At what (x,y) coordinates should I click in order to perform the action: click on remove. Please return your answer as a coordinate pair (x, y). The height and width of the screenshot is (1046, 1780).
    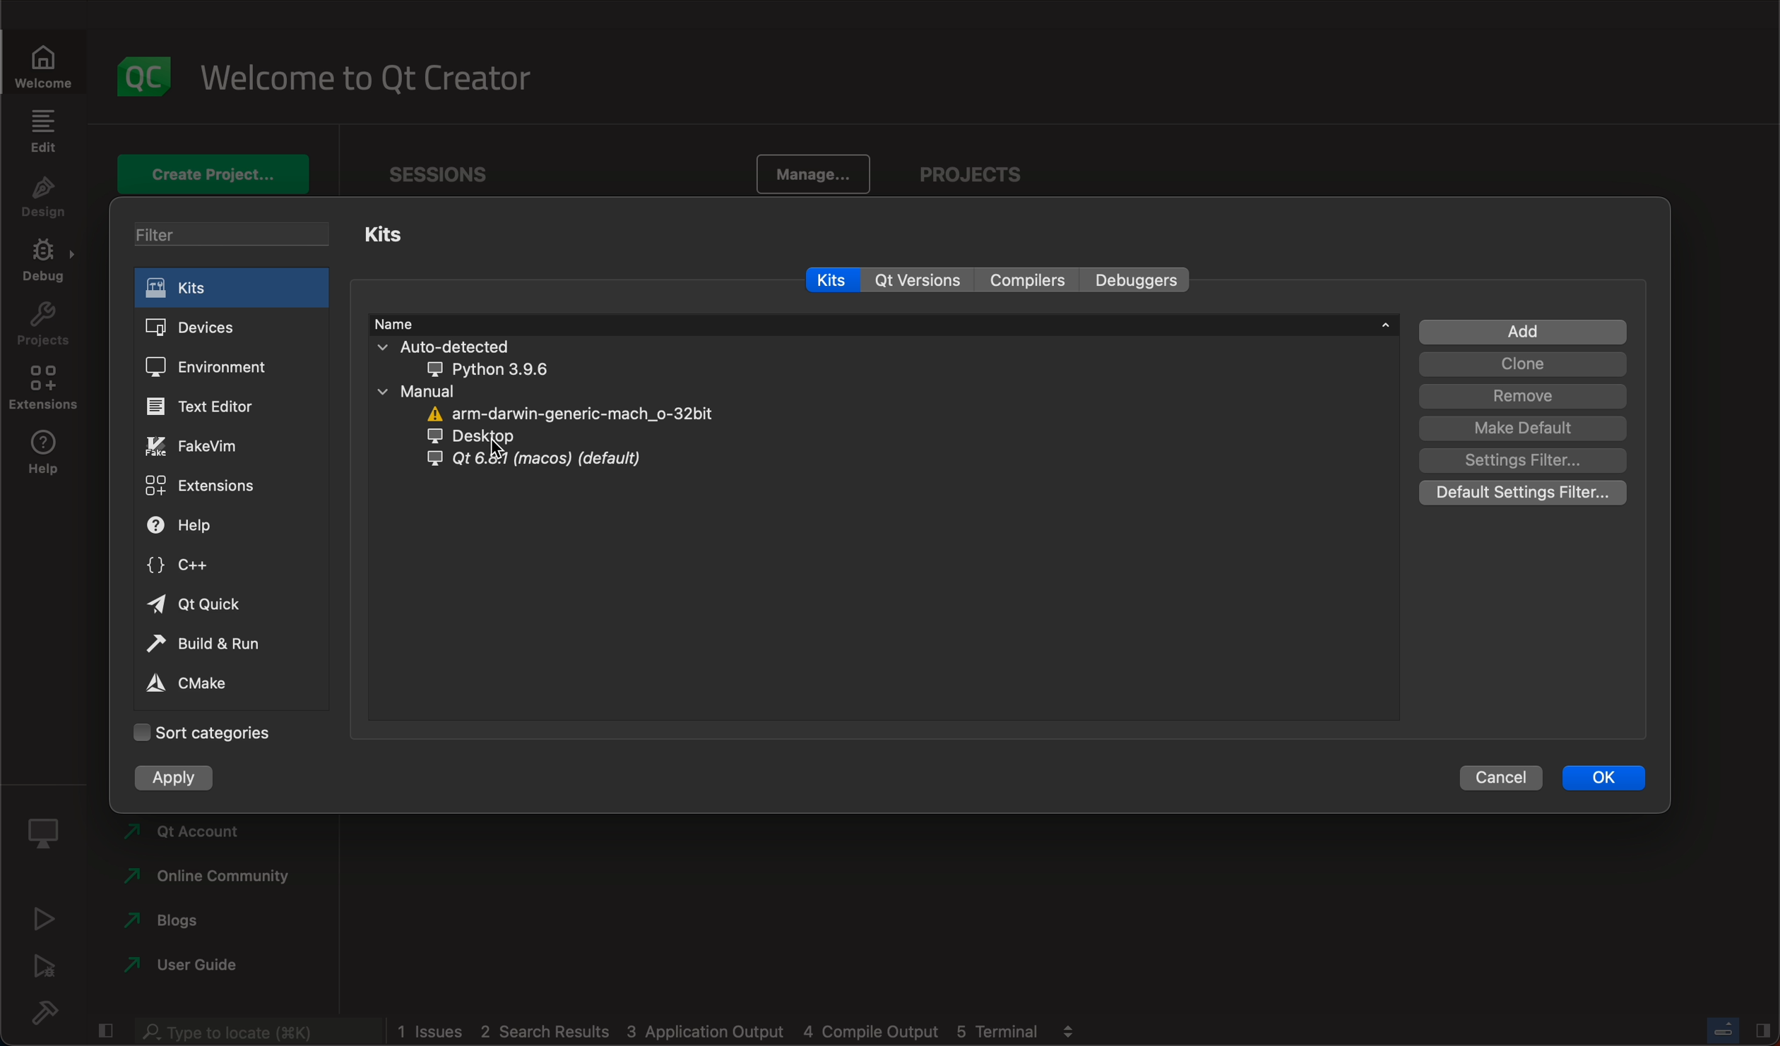
    Looking at the image, I should click on (1522, 397).